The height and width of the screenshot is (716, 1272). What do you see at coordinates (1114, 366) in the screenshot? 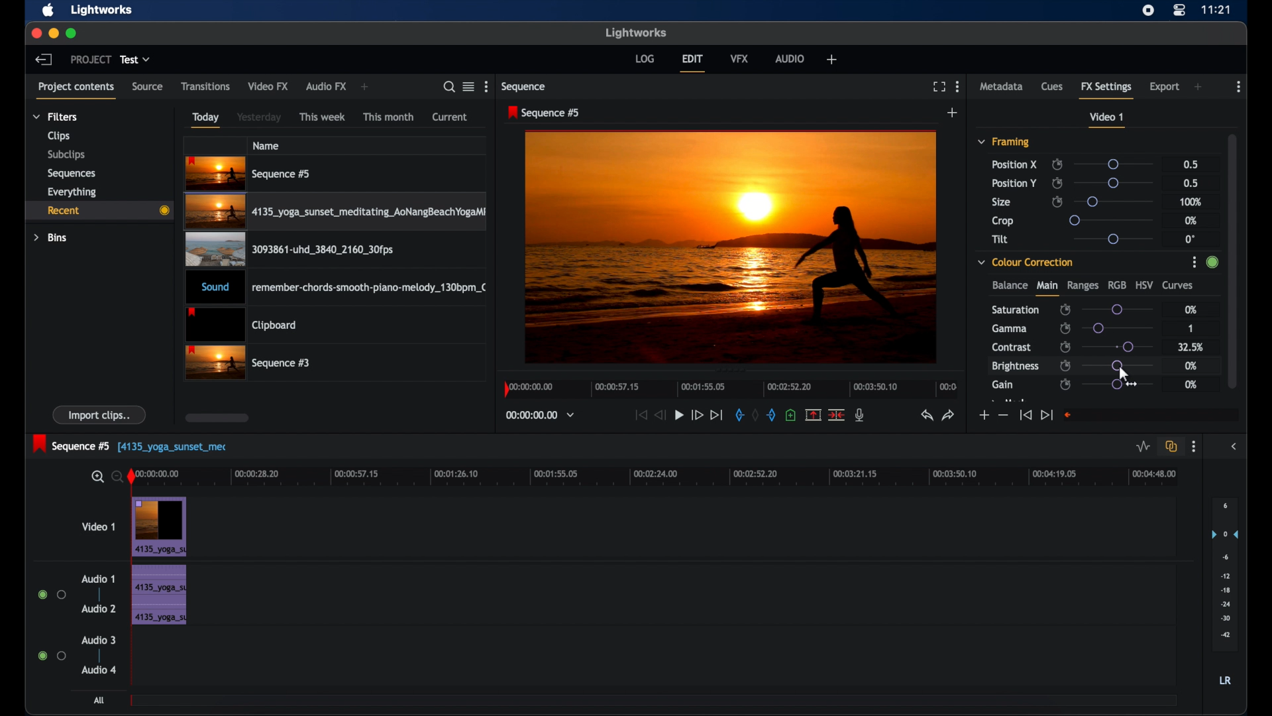
I see `slider` at bounding box center [1114, 366].